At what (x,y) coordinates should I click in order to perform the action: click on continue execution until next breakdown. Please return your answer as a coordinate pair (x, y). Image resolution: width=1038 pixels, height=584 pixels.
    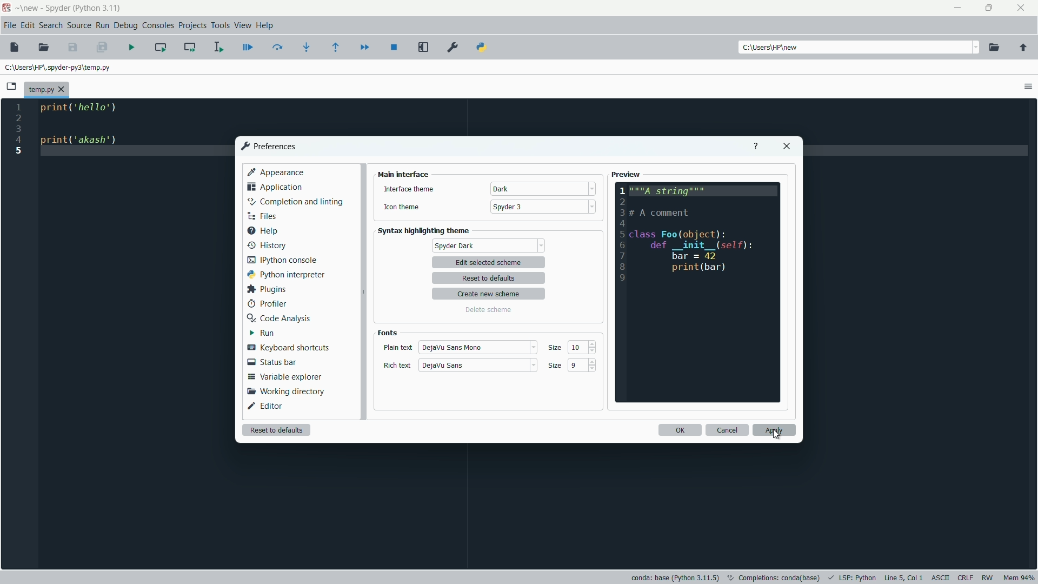
    Looking at the image, I should click on (364, 47).